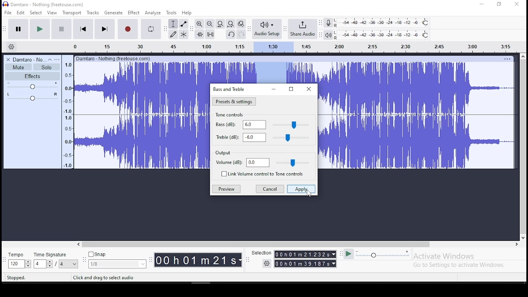  What do you see at coordinates (303, 30) in the screenshot?
I see `share audio` at bounding box center [303, 30].